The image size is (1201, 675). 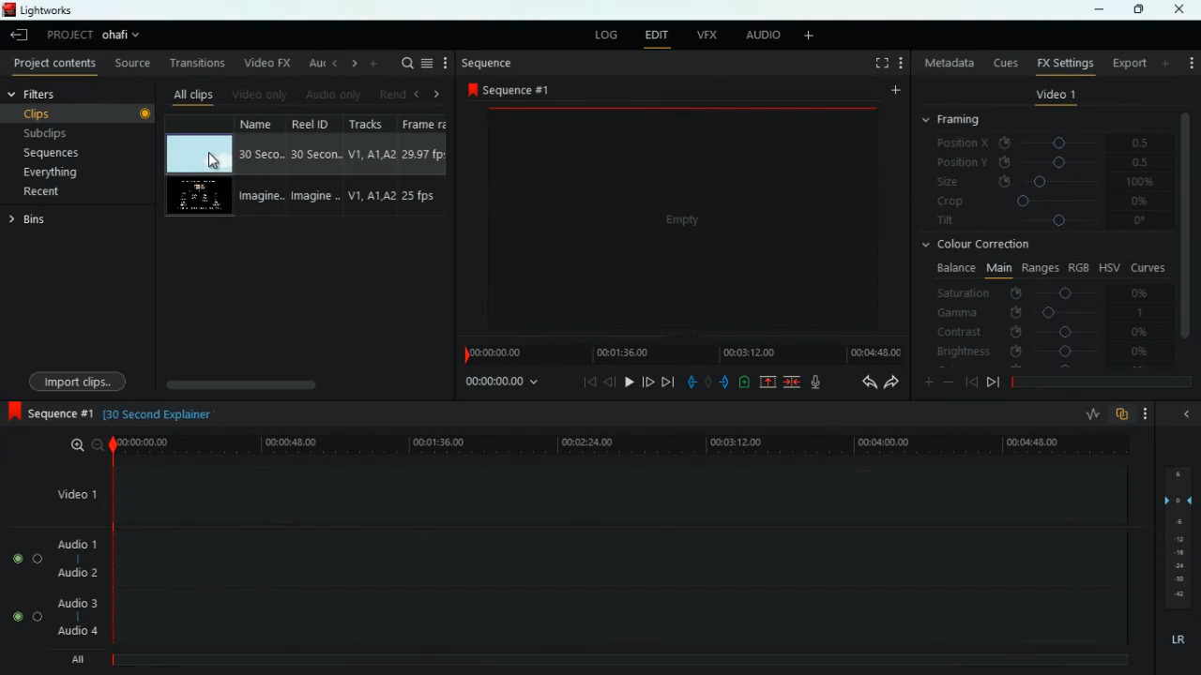 I want to click on edit, so click(x=657, y=37).